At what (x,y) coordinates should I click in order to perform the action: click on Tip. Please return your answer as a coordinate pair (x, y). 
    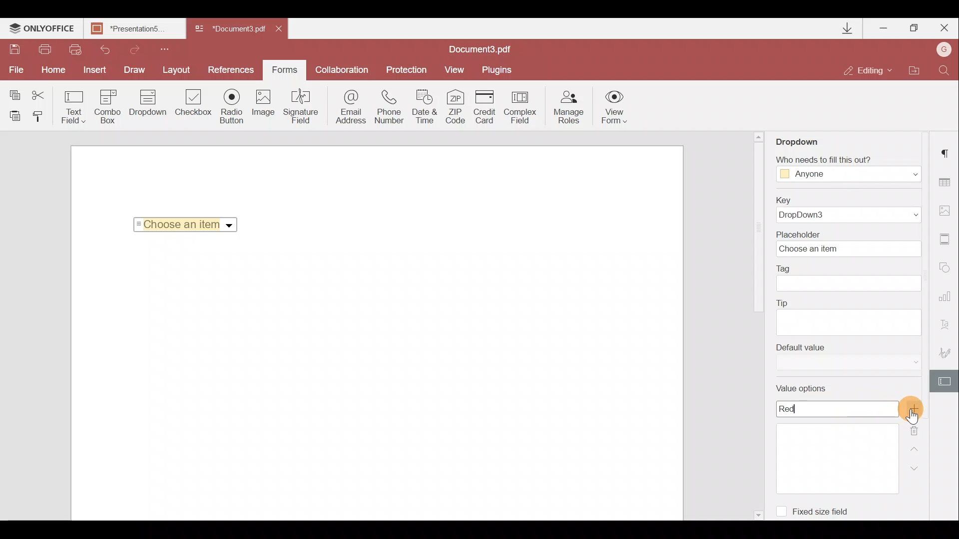
    Looking at the image, I should click on (849, 316).